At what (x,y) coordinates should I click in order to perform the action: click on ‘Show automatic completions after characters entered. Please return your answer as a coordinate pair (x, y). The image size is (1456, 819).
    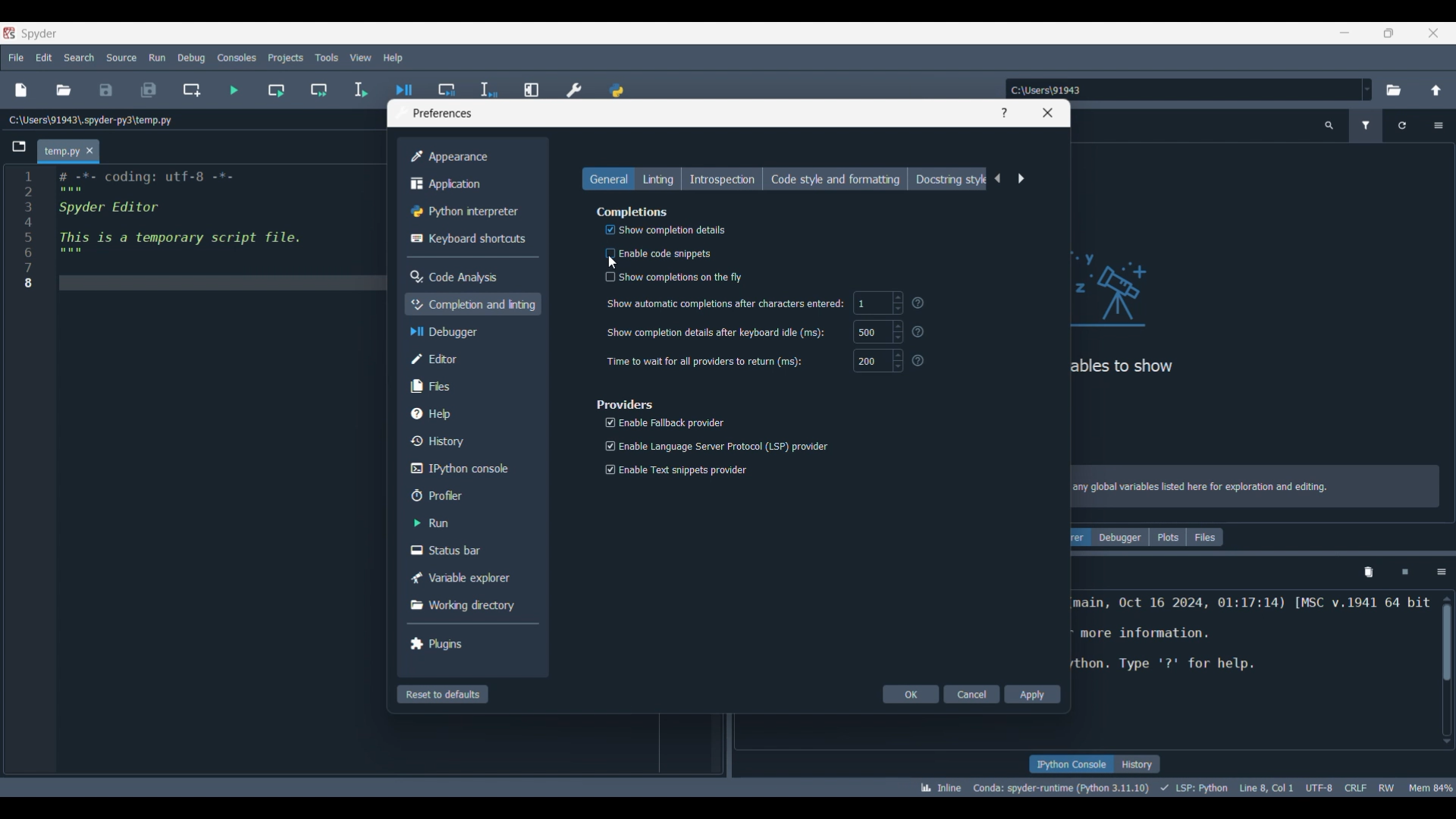
    Looking at the image, I should click on (726, 305).